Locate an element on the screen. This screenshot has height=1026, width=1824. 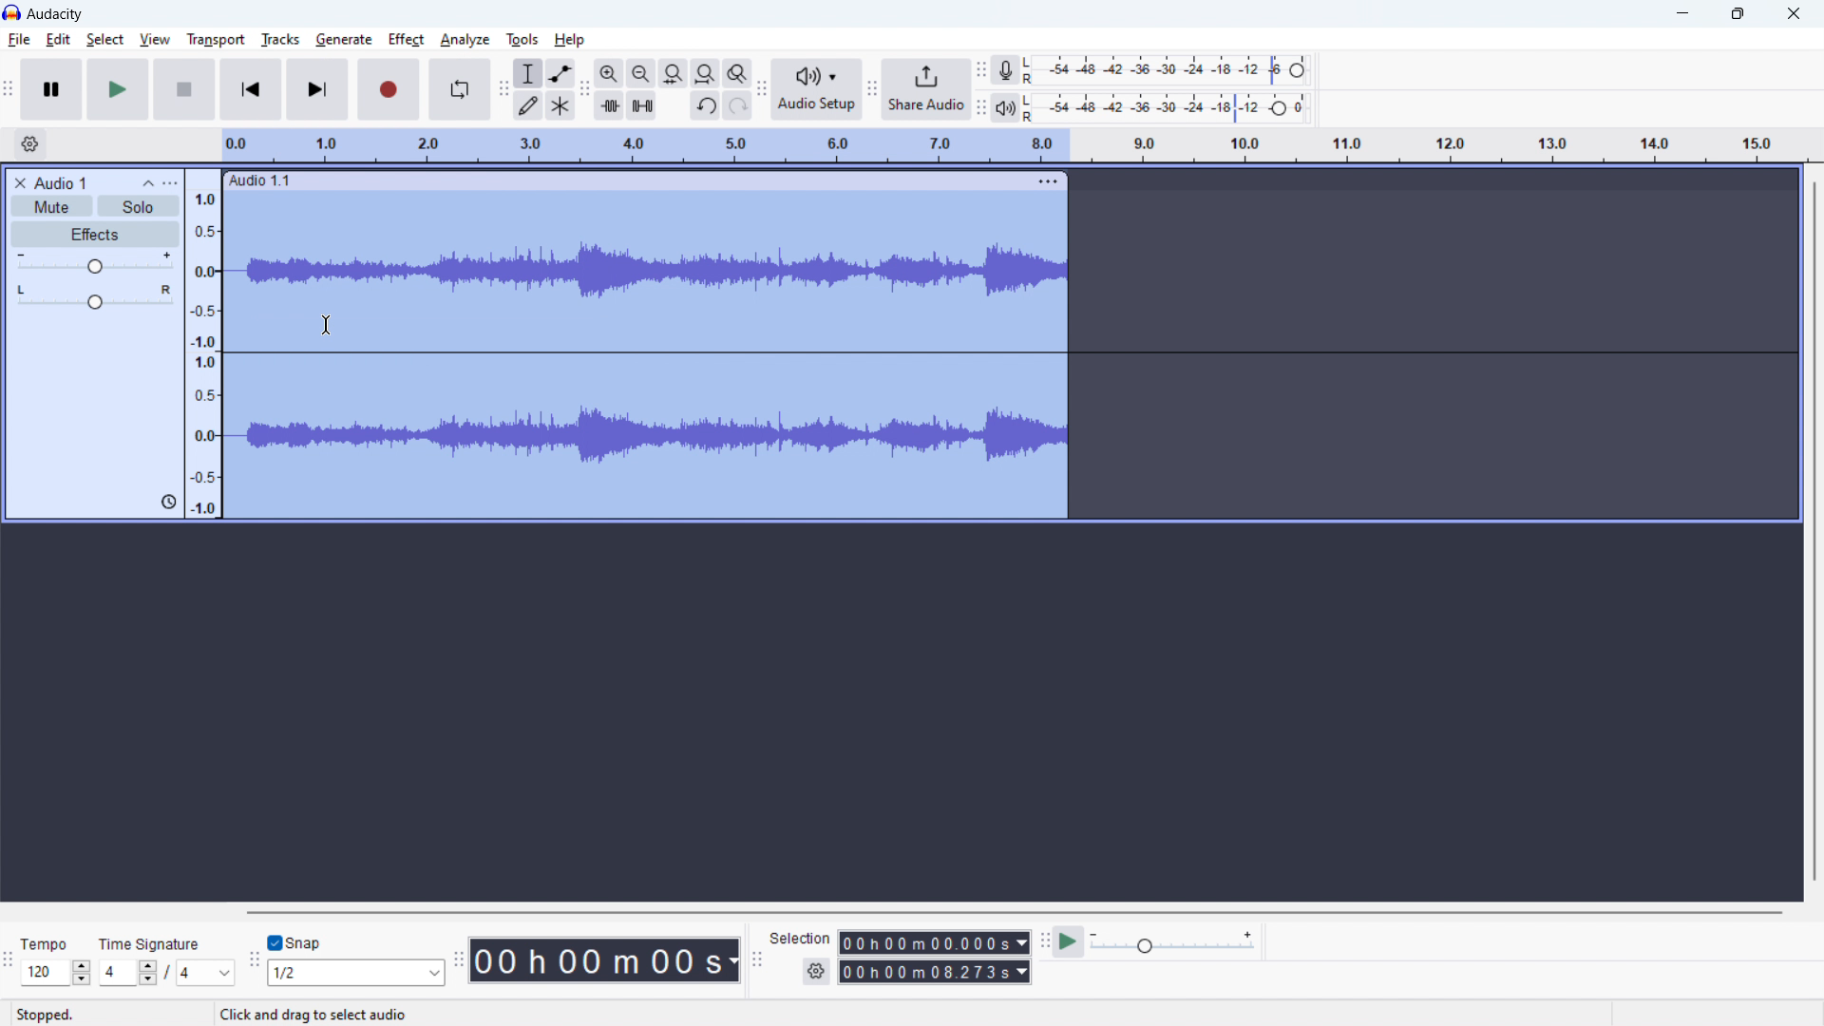
Click and drag to select audio is located at coordinates (397, 1012).